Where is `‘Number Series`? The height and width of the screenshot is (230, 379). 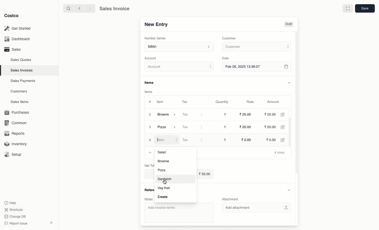 ‘Number Series is located at coordinates (154, 38).